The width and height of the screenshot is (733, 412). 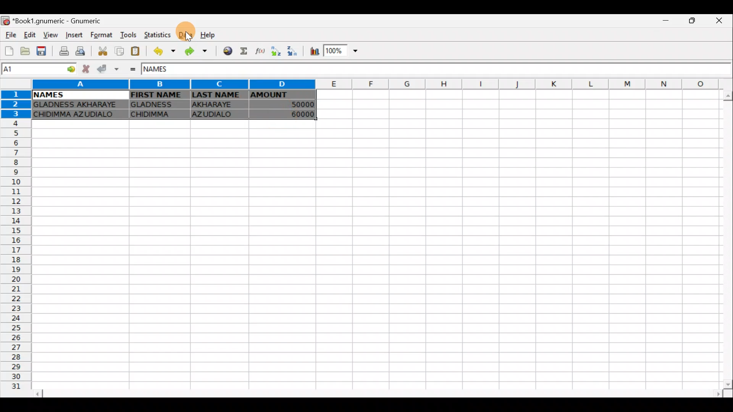 What do you see at coordinates (6, 21) in the screenshot?
I see `Gnumeric logo` at bounding box center [6, 21].